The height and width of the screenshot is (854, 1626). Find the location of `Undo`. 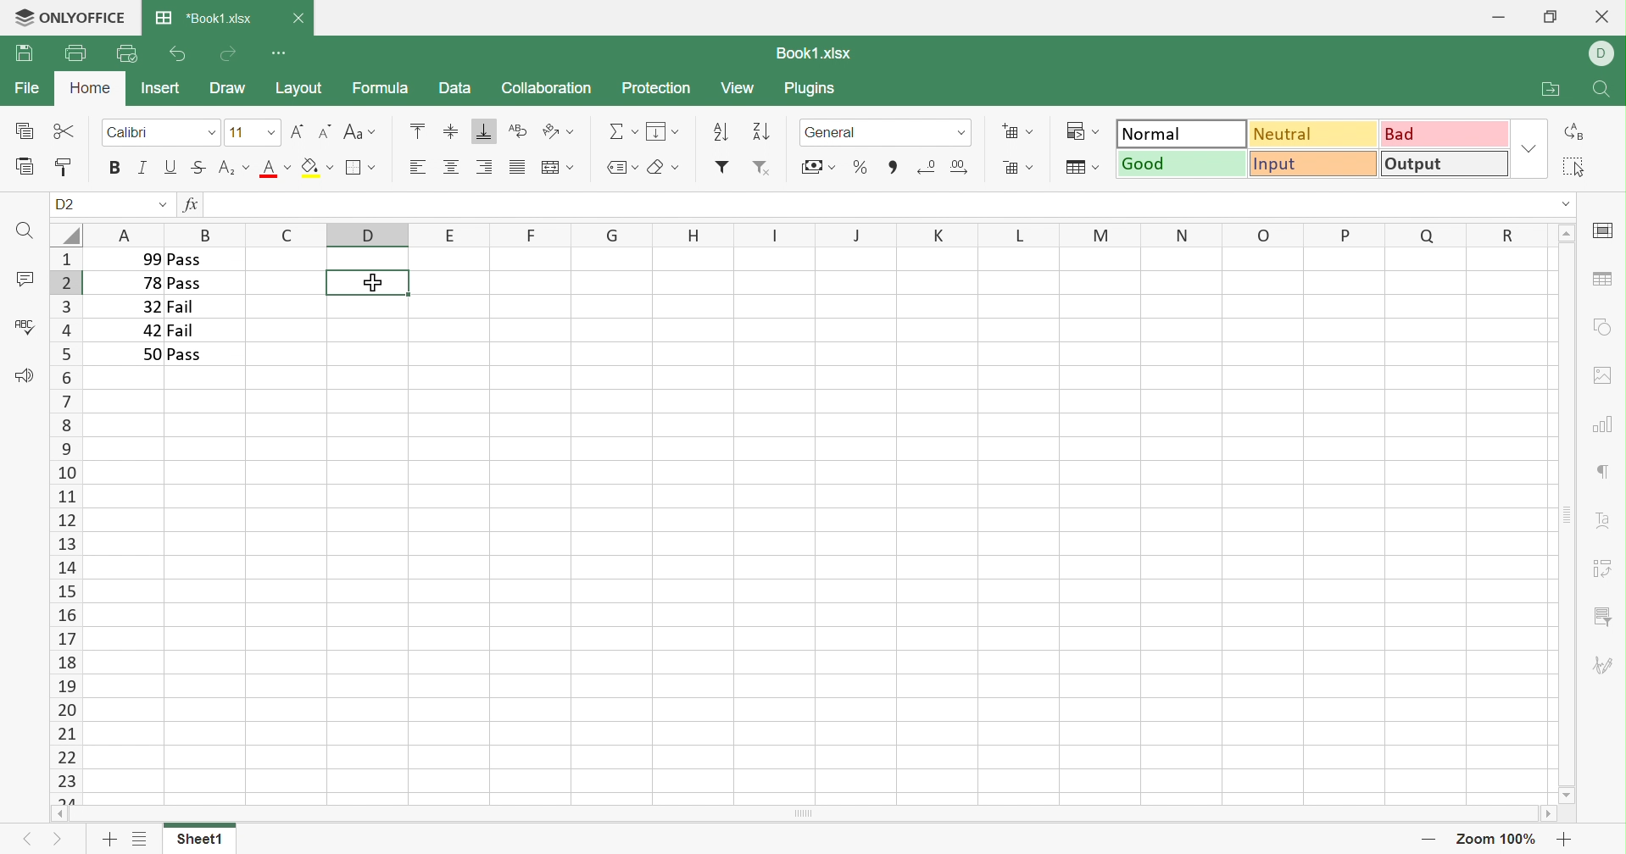

Undo is located at coordinates (176, 55).